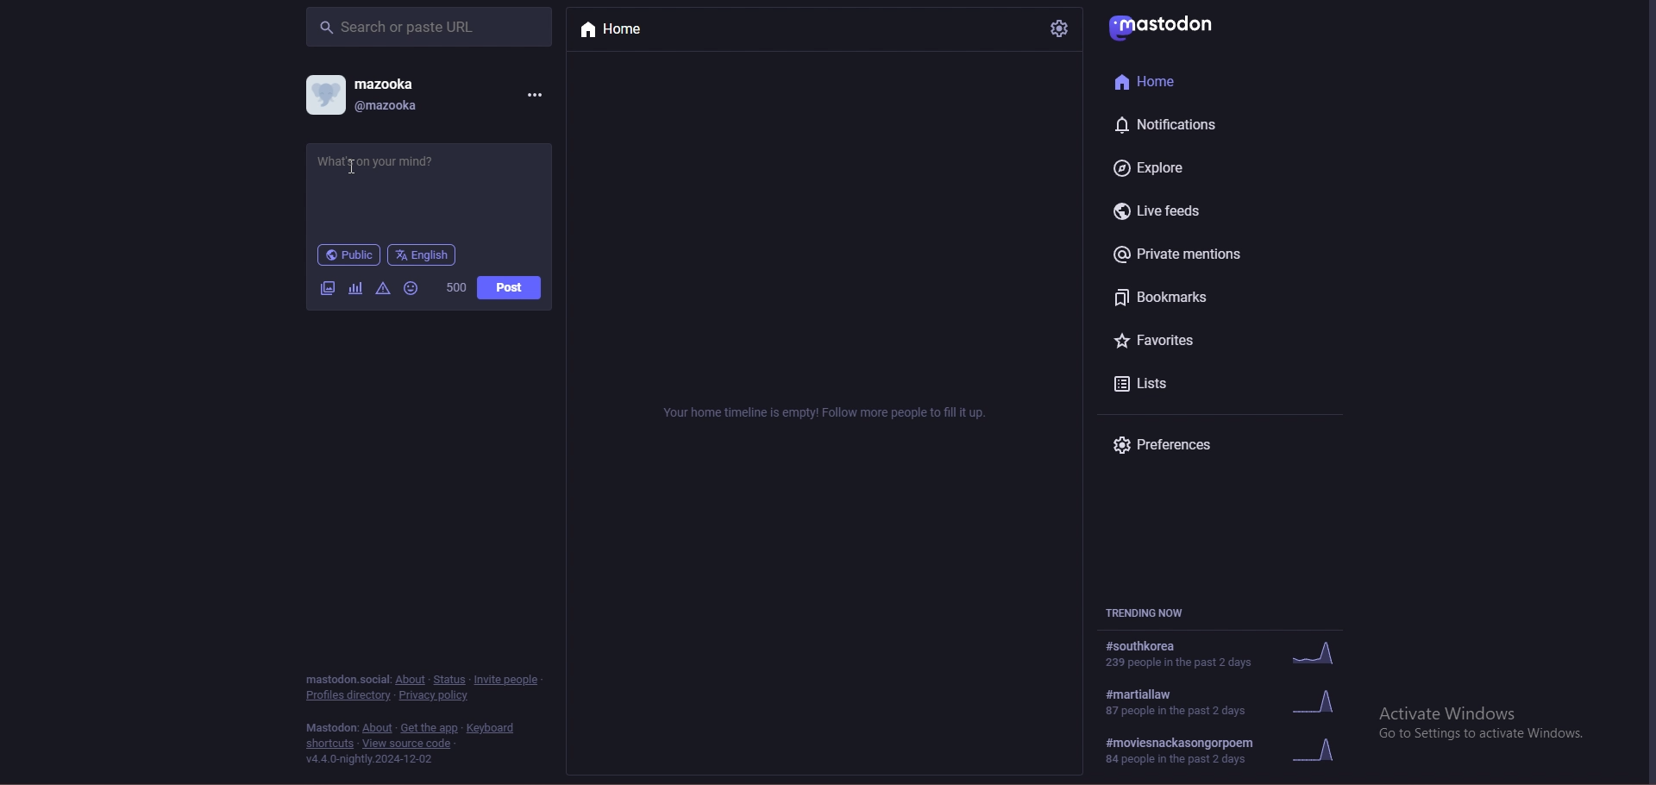 This screenshot has width=1656, height=785. What do you see at coordinates (324, 94) in the screenshot?
I see `profile` at bounding box center [324, 94].